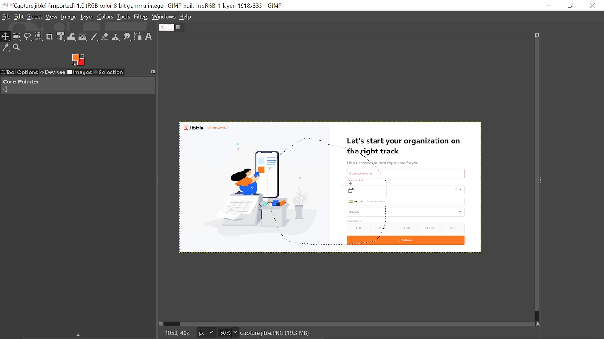  What do you see at coordinates (259, 193) in the screenshot?
I see `Selected part of the image ` at bounding box center [259, 193].